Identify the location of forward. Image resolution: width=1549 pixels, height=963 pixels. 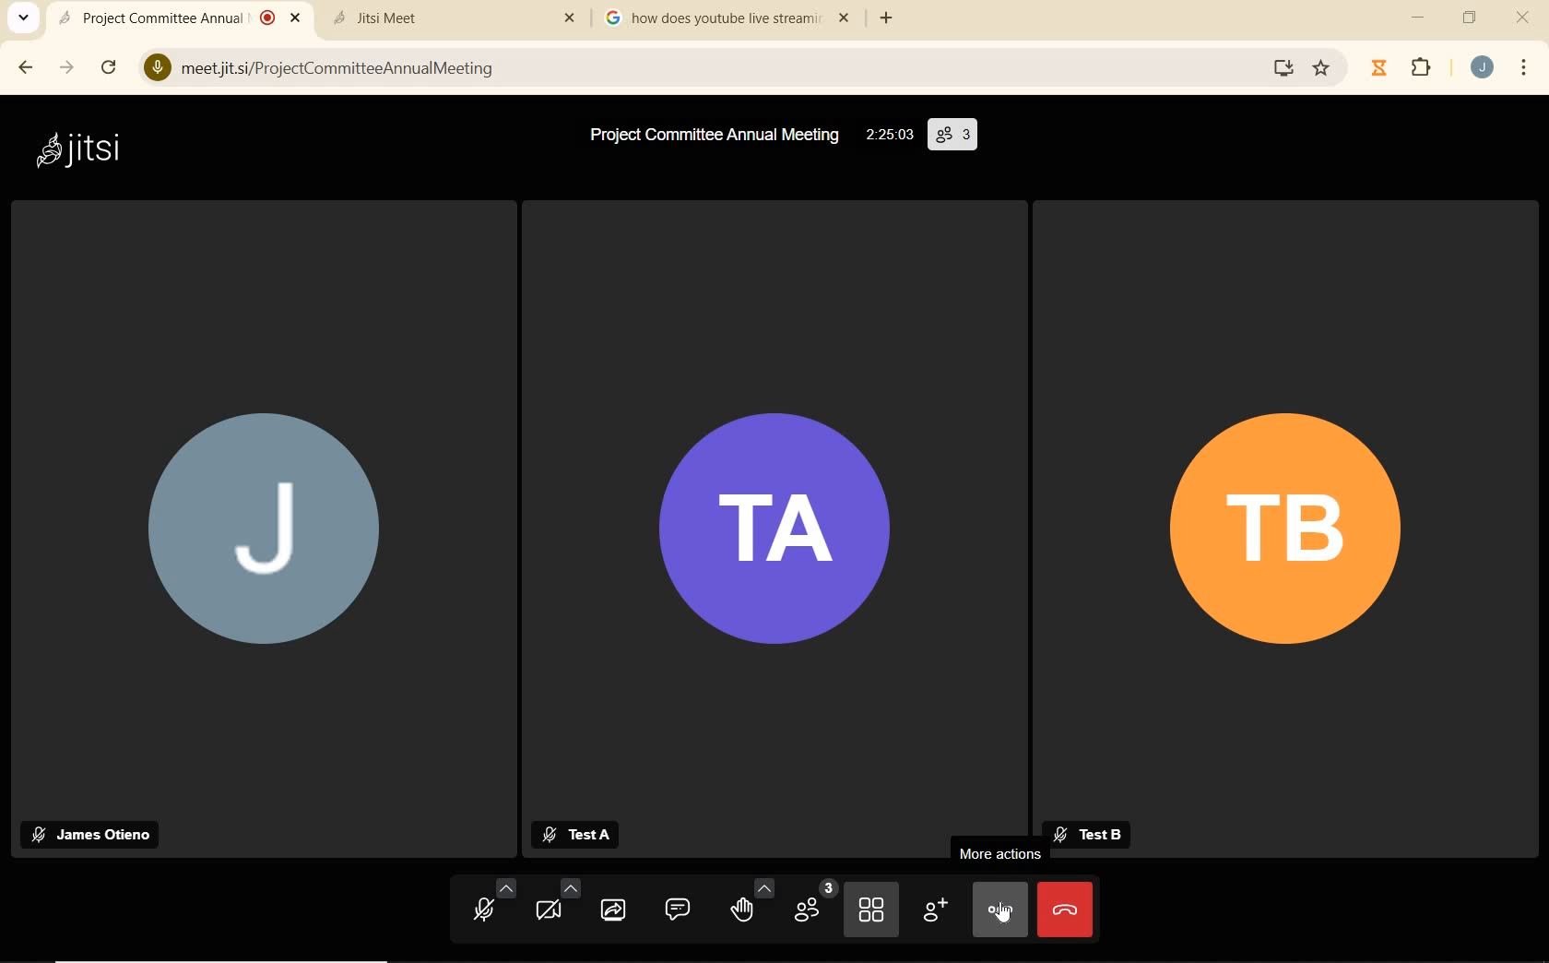
(66, 66).